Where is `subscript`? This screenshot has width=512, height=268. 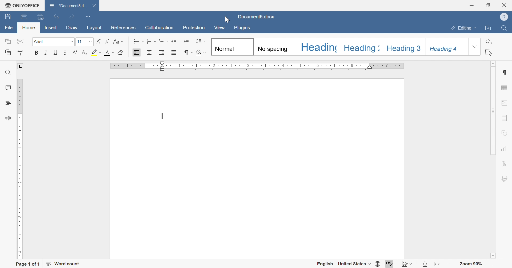
subscript is located at coordinates (85, 52).